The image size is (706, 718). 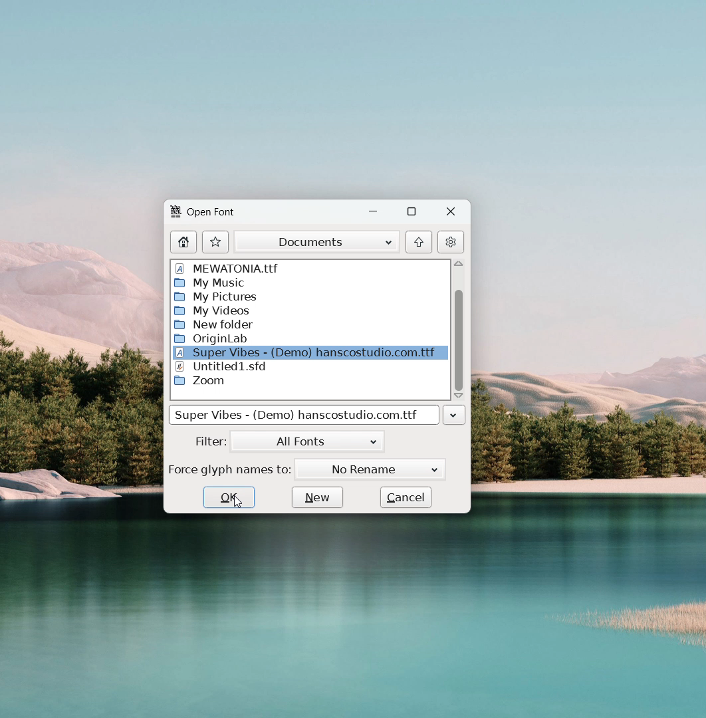 What do you see at coordinates (450, 213) in the screenshot?
I see `close` at bounding box center [450, 213].